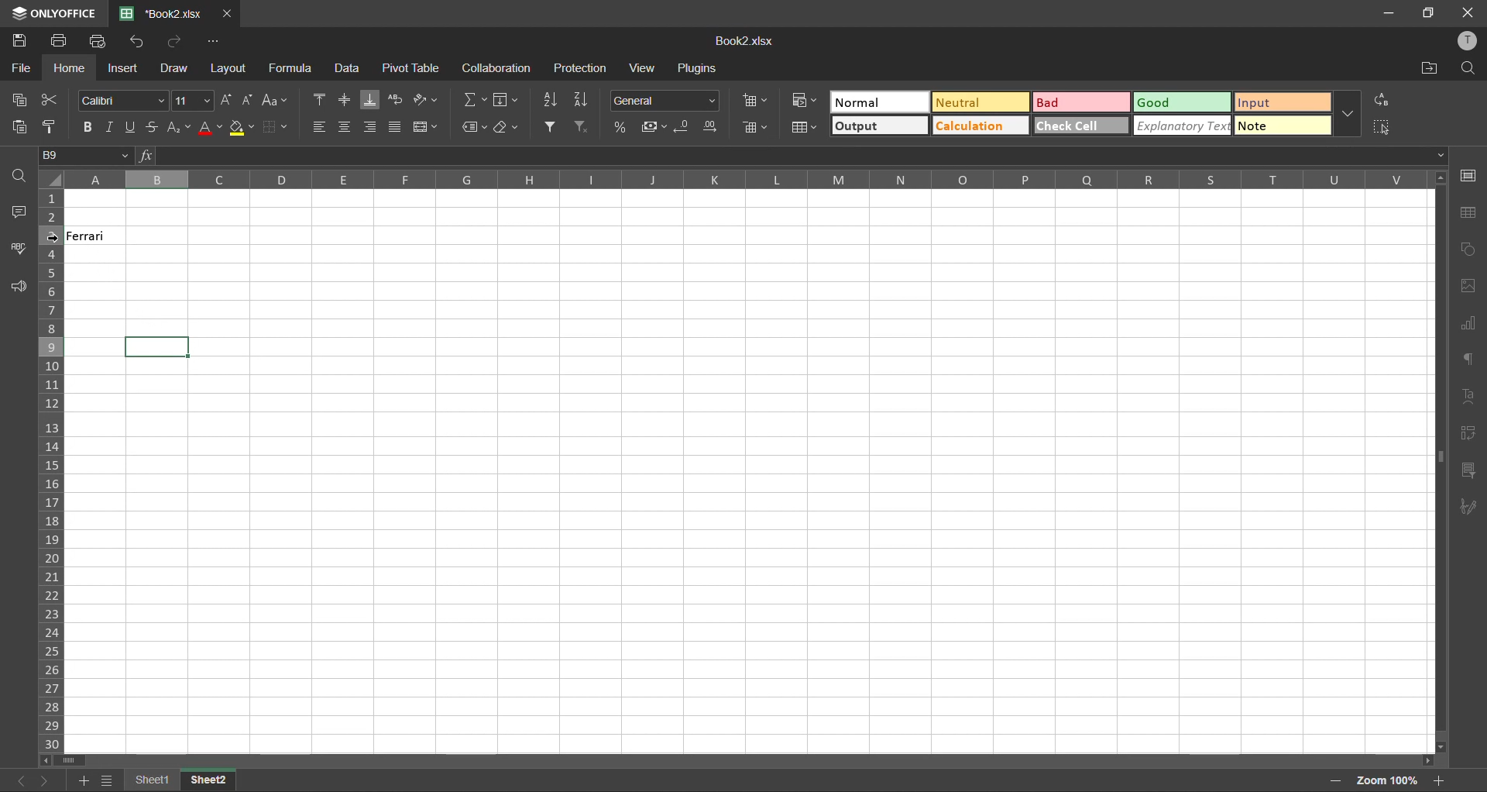  What do you see at coordinates (21, 177) in the screenshot?
I see `find` at bounding box center [21, 177].